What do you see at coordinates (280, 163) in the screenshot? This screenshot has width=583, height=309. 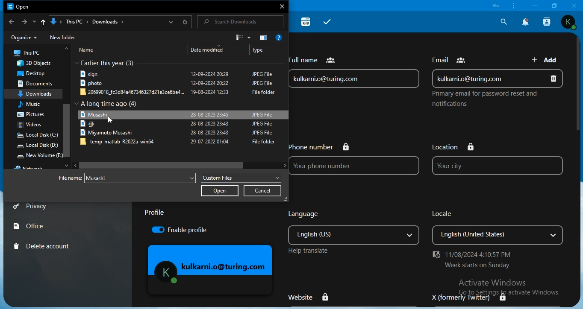 I see `Right` at bounding box center [280, 163].